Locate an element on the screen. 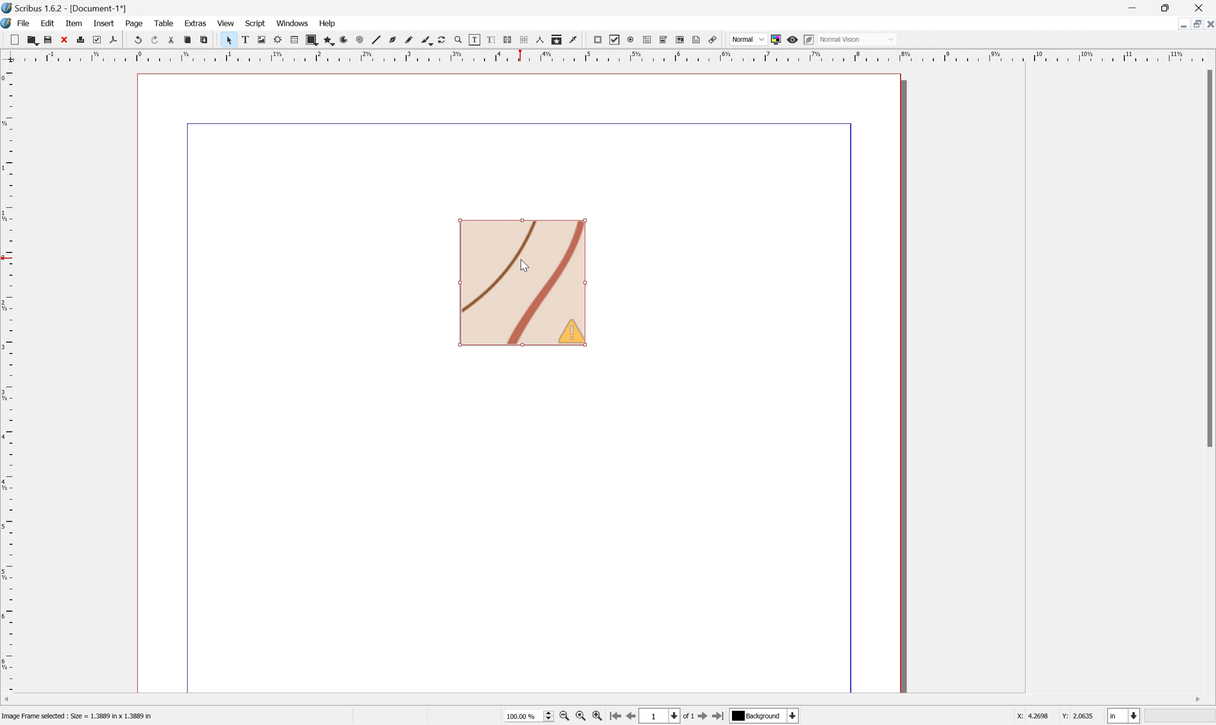 Image resolution: width=1216 pixels, height=725 pixels. Polygon is located at coordinates (330, 41).